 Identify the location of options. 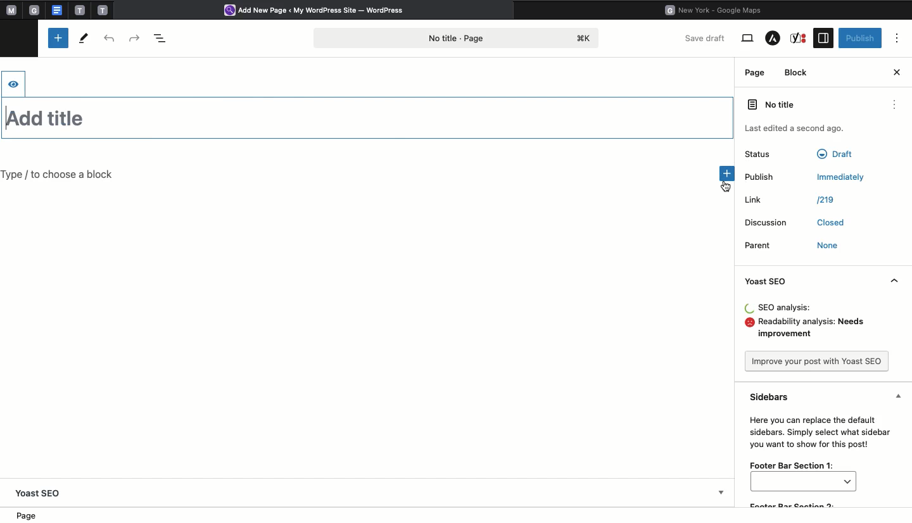
(895, 106).